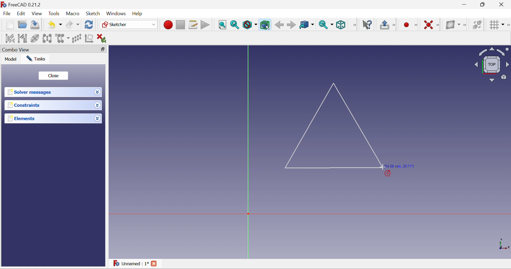  I want to click on Triangle, so click(333, 125).